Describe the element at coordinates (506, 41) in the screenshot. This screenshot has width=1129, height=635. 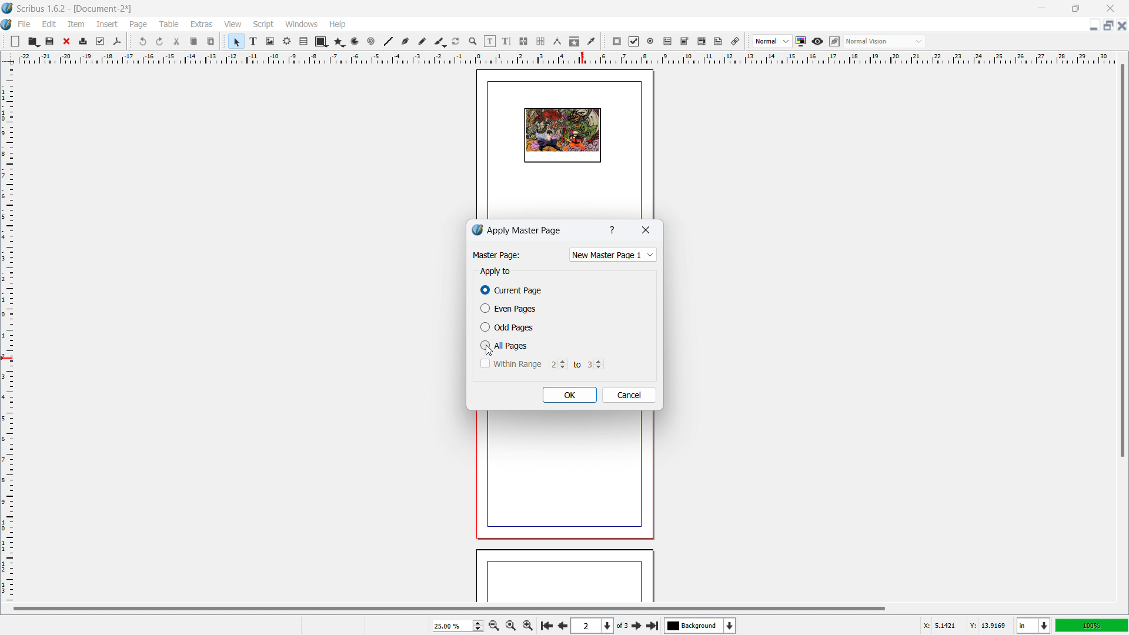
I see `edit text with story editor` at that location.